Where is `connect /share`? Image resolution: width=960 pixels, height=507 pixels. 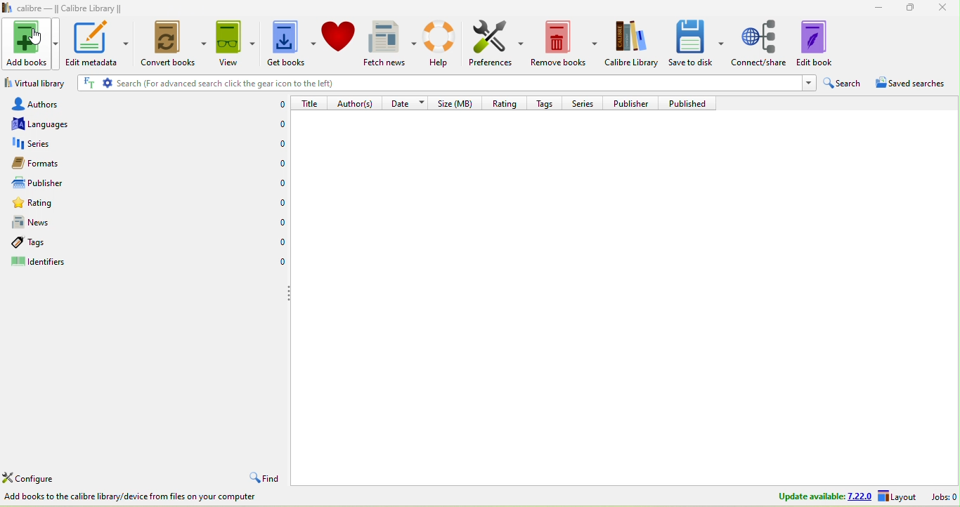
connect /share is located at coordinates (760, 44).